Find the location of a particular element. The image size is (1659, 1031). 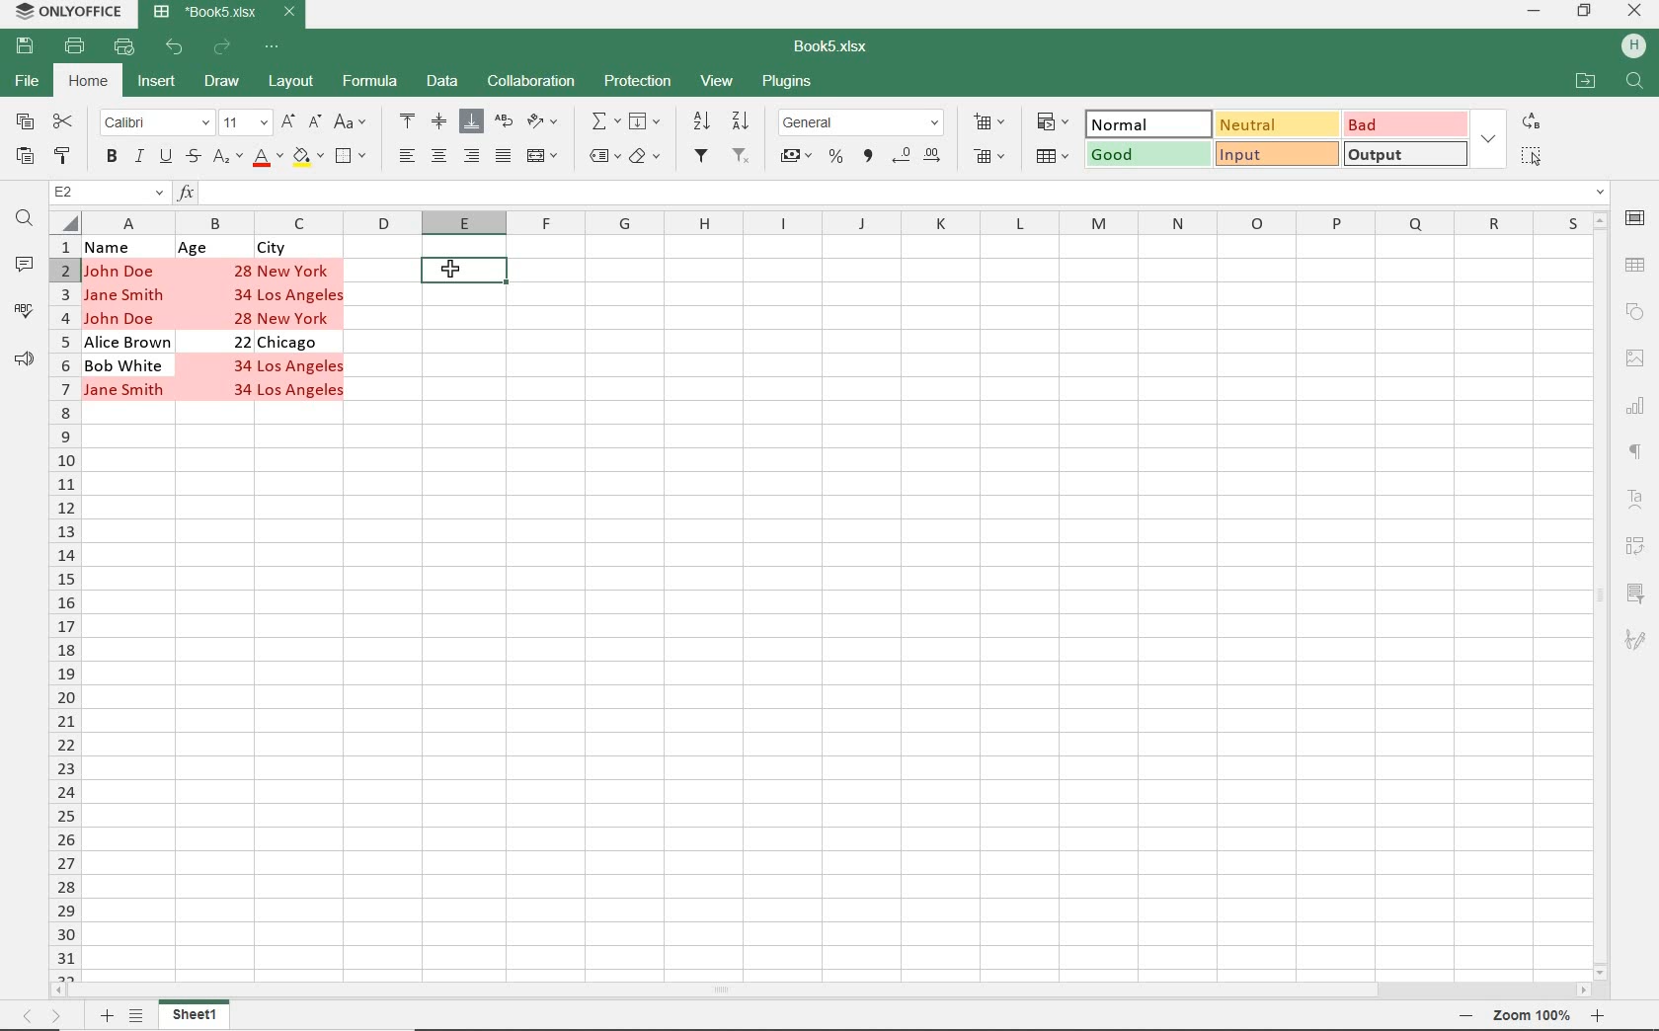

ALIGN LEFT is located at coordinates (408, 157).